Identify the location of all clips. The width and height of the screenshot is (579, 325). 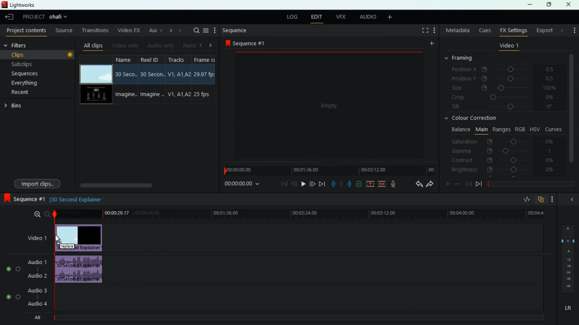
(93, 45).